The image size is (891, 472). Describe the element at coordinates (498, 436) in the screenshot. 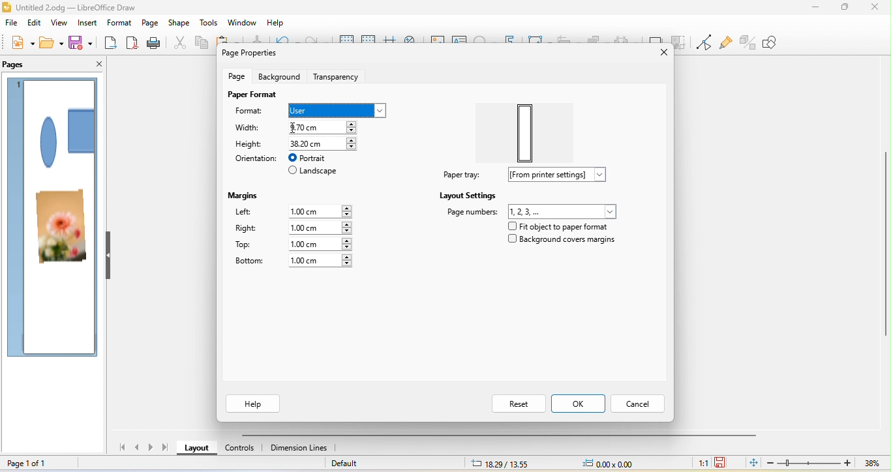

I see `horizontal scroll bar` at that location.